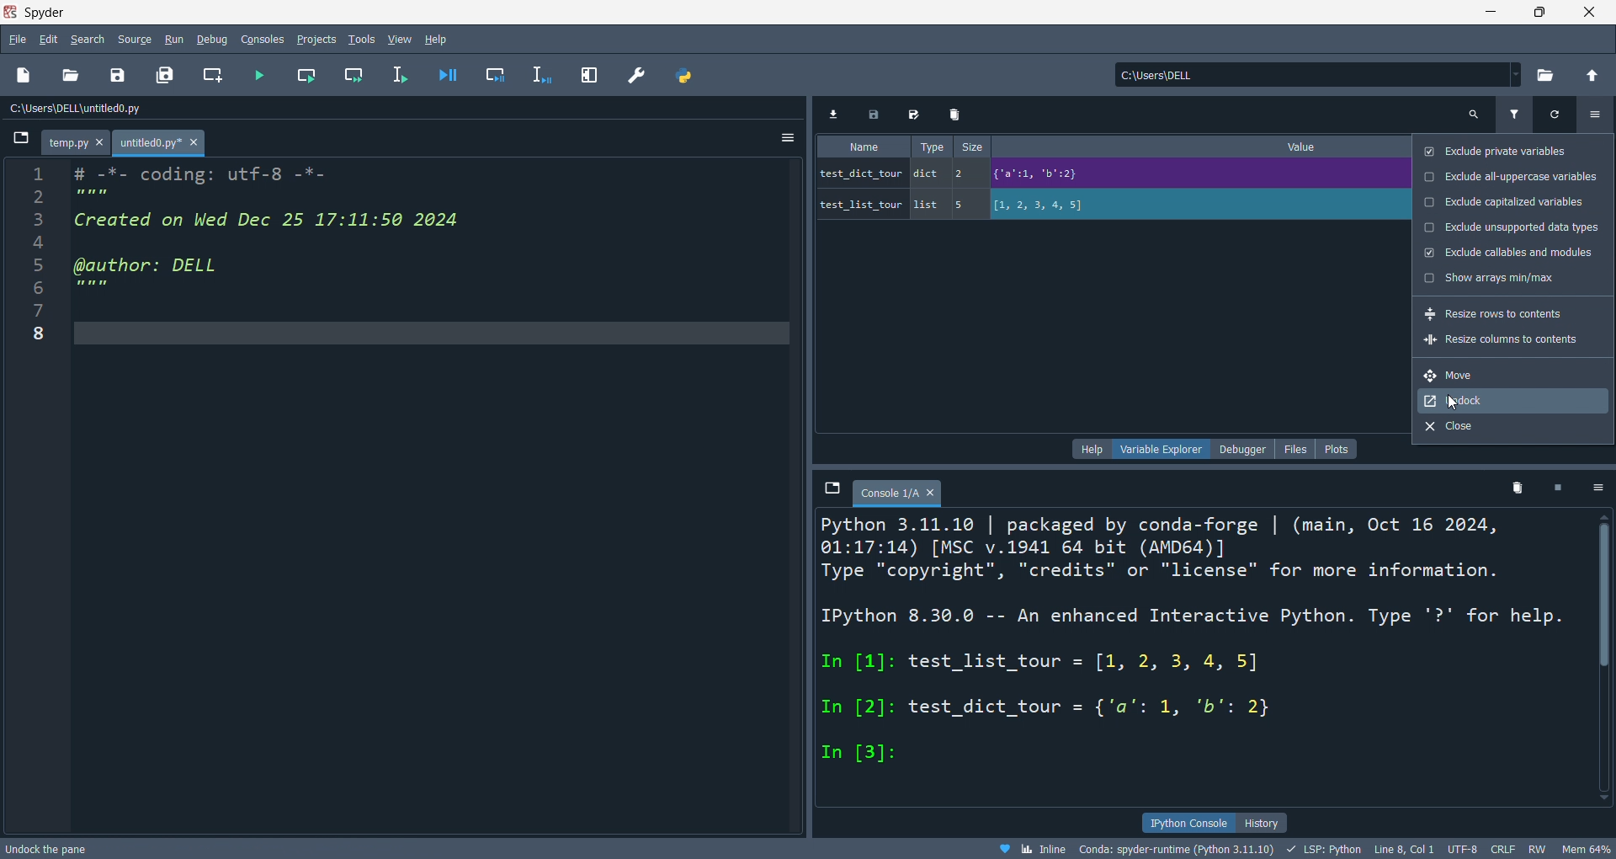 The height and width of the screenshot is (859, 1616). Describe the element at coordinates (929, 147) in the screenshot. I see `type` at that location.